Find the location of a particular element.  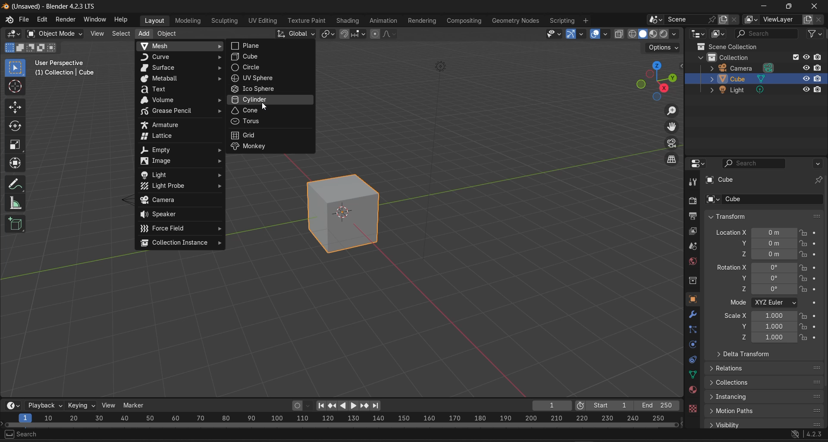

editor type is located at coordinates (15, 405).